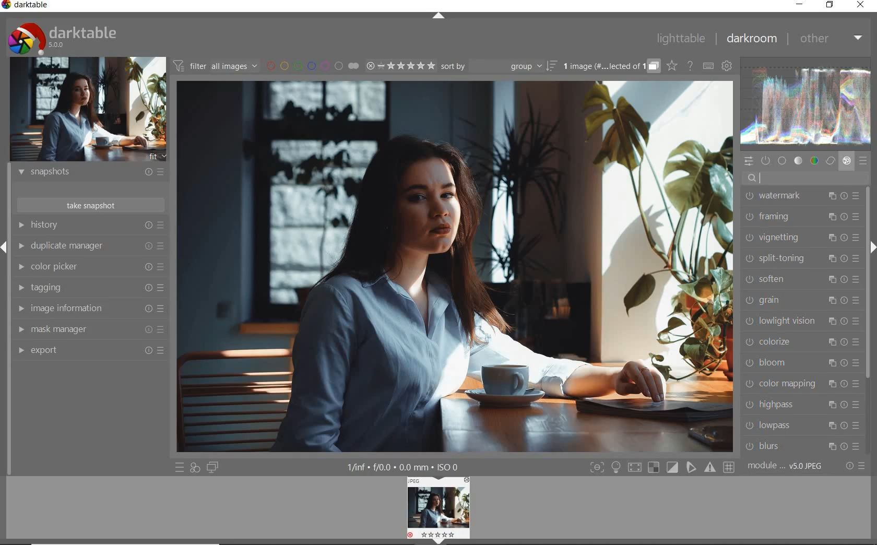  What do you see at coordinates (90, 247) in the screenshot?
I see `duplicate manager` at bounding box center [90, 247].